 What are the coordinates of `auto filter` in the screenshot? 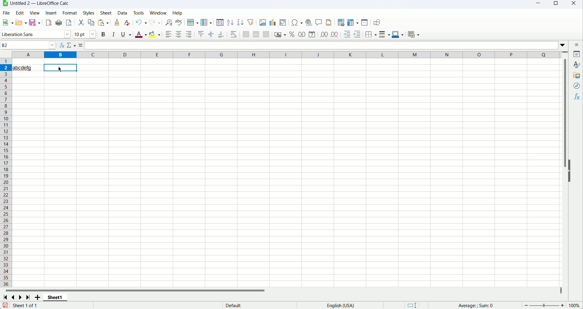 It's located at (251, 22).